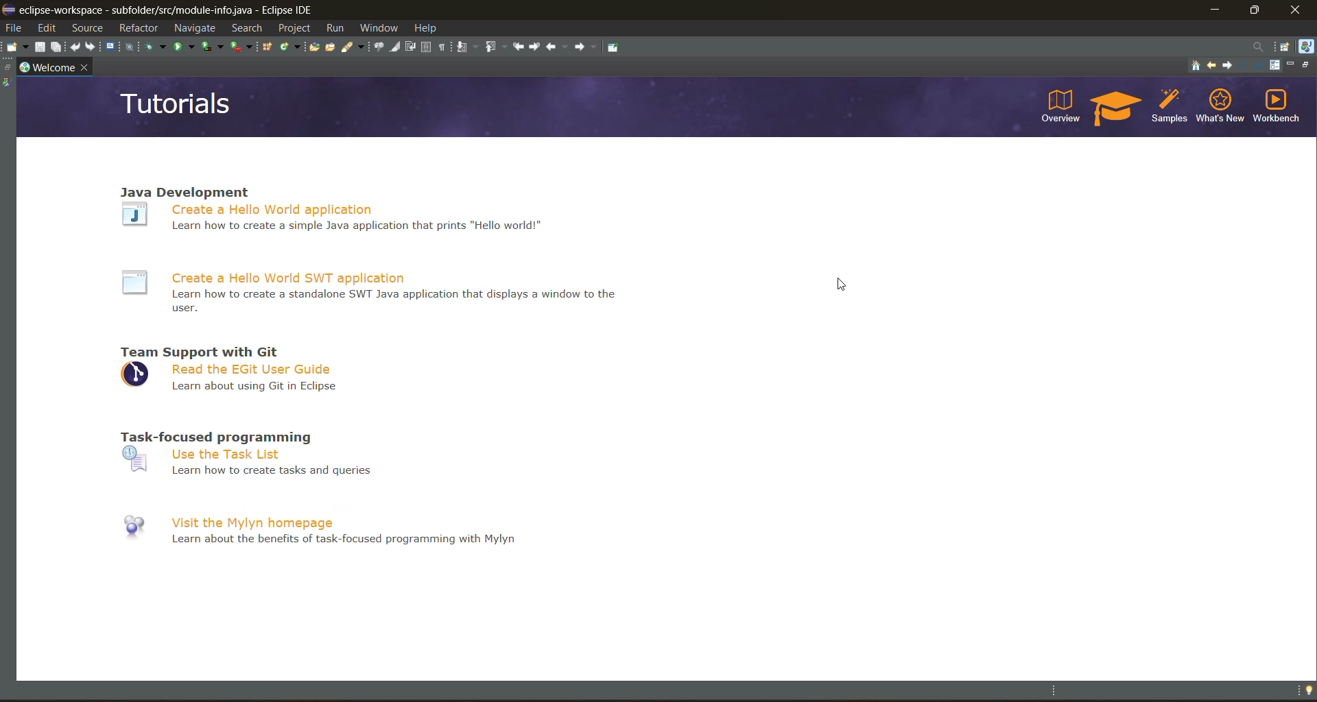 The image size is (1317, 702). Describe the element at coordinates (139, 30) in the screenshot. I see `refractor` at that location.